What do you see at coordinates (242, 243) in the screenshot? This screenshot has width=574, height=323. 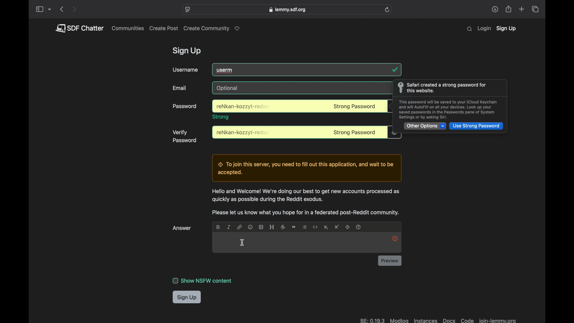 I see `I beam cursor` at bounding box center [242, 243].